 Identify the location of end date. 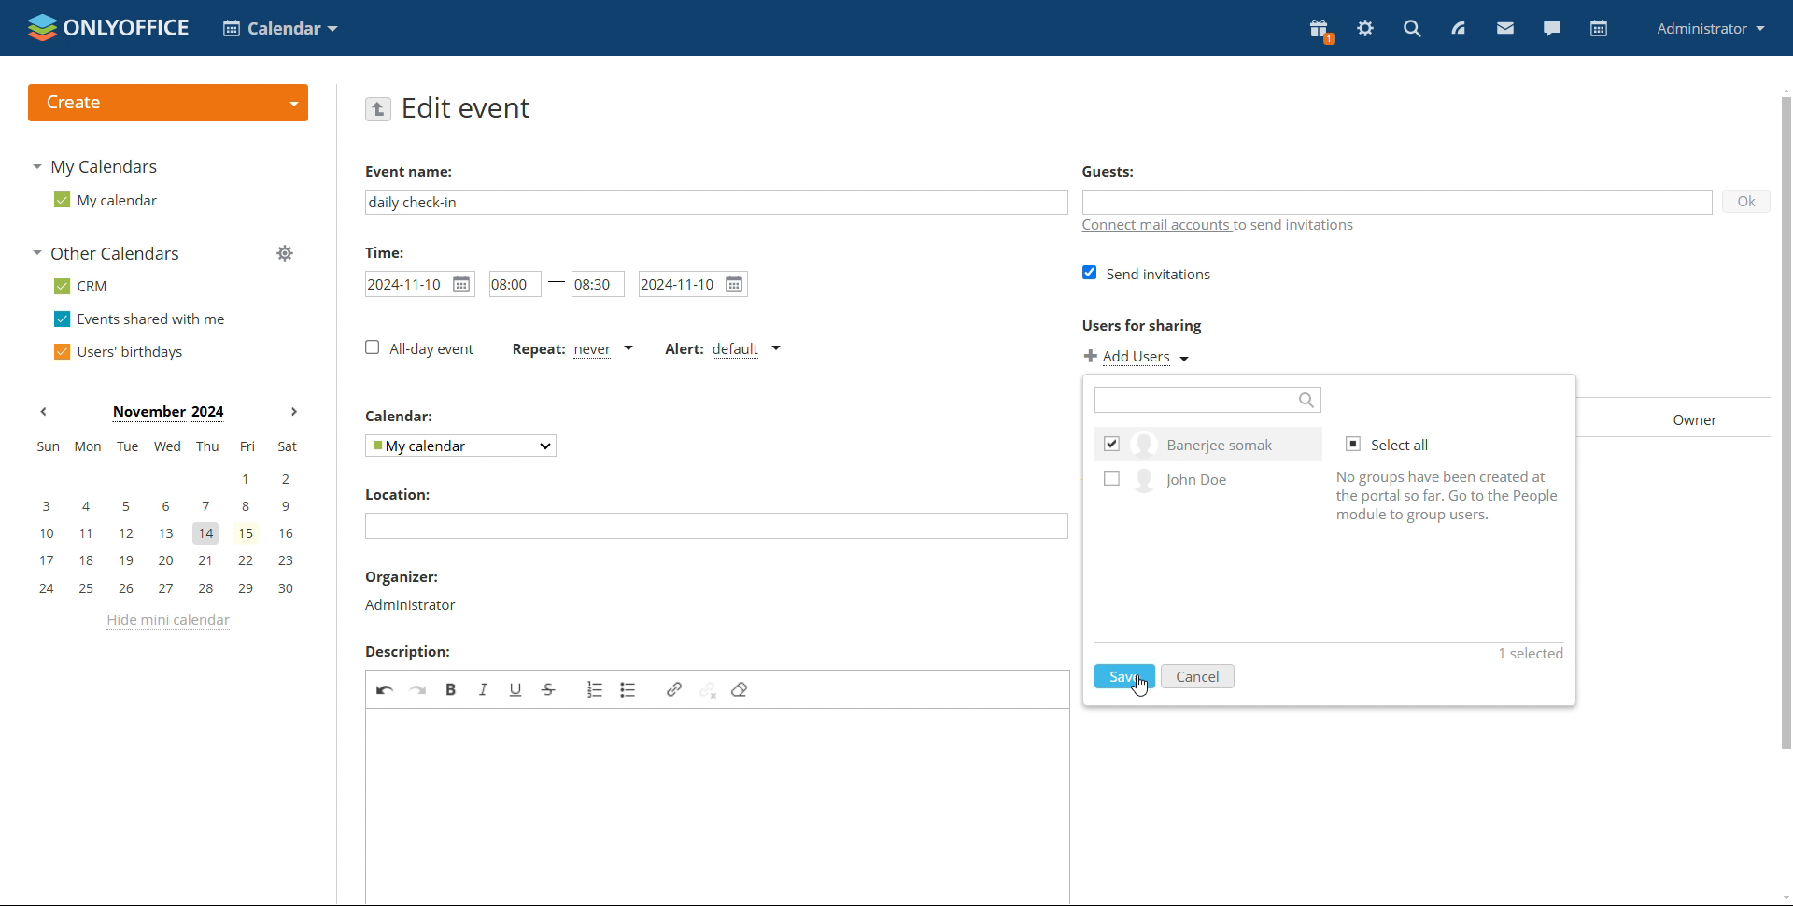
(694, 283).